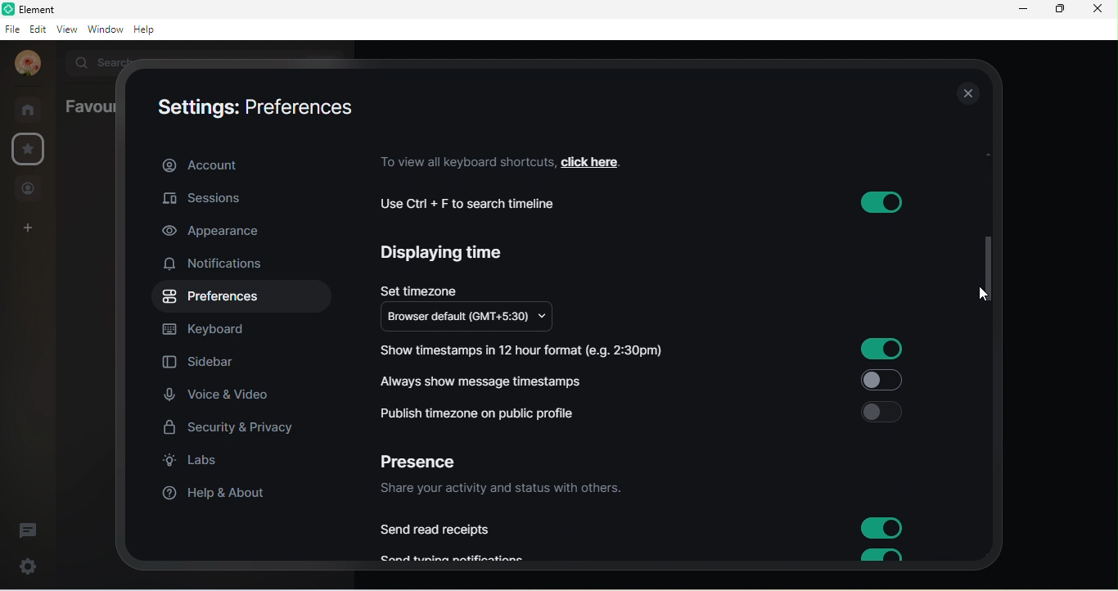 The width and height of the screenshot is (1118, 591). What do you see at coordinates (30, 188) in the screenshot?
I see `people` at bounding box center [30, 188].